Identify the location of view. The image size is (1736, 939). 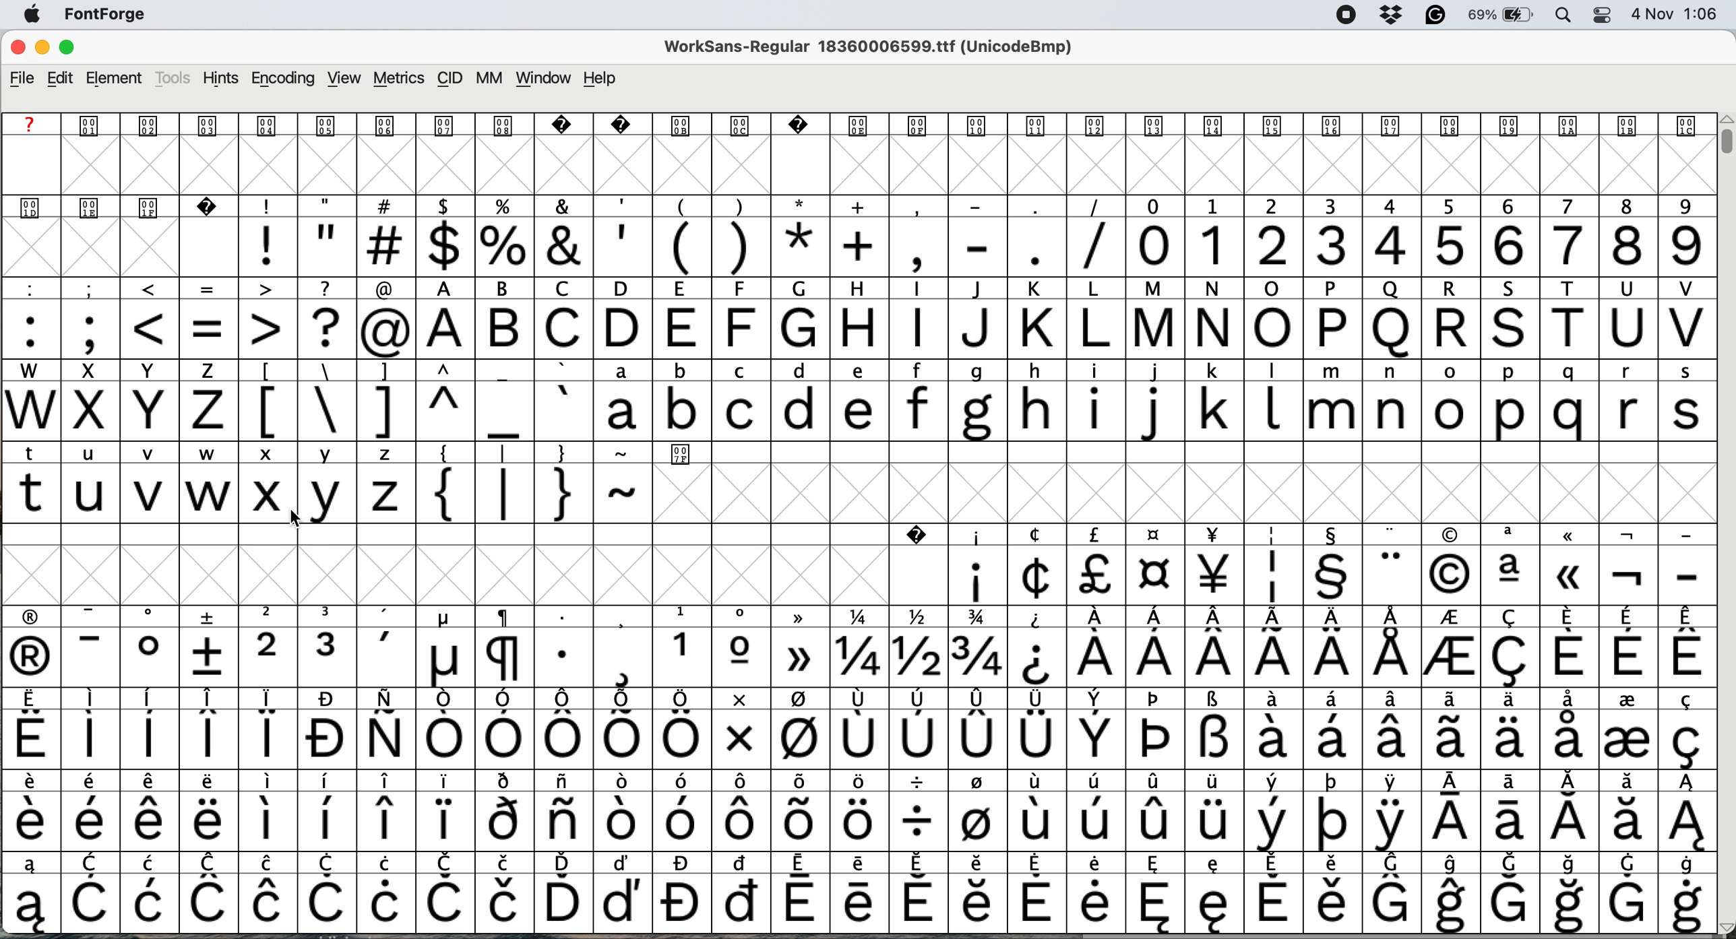
(342, 78).